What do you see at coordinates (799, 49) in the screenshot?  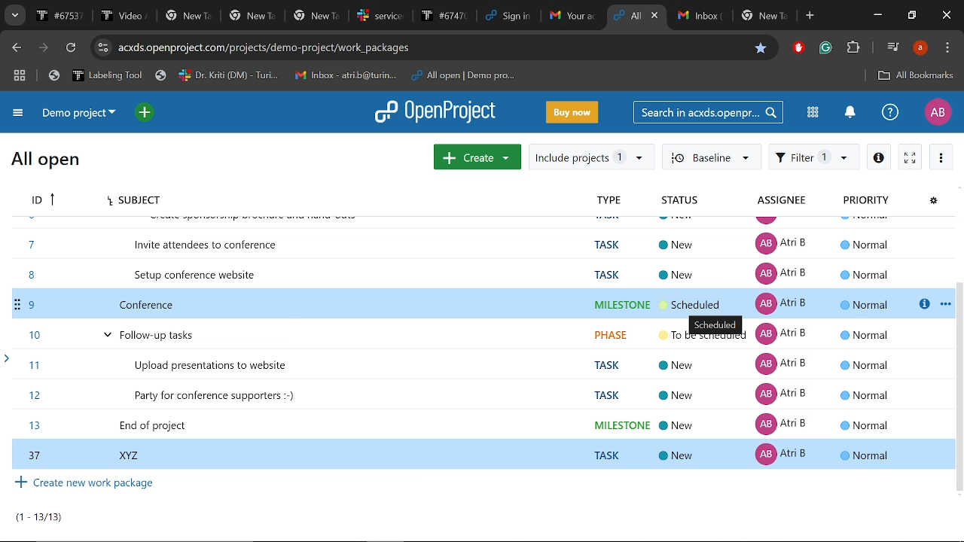 I see `Add block` at bounding box center [799, 49].